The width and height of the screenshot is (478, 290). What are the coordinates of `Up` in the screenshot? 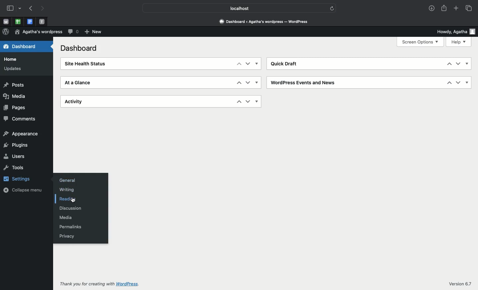 It's located at (239, 64).